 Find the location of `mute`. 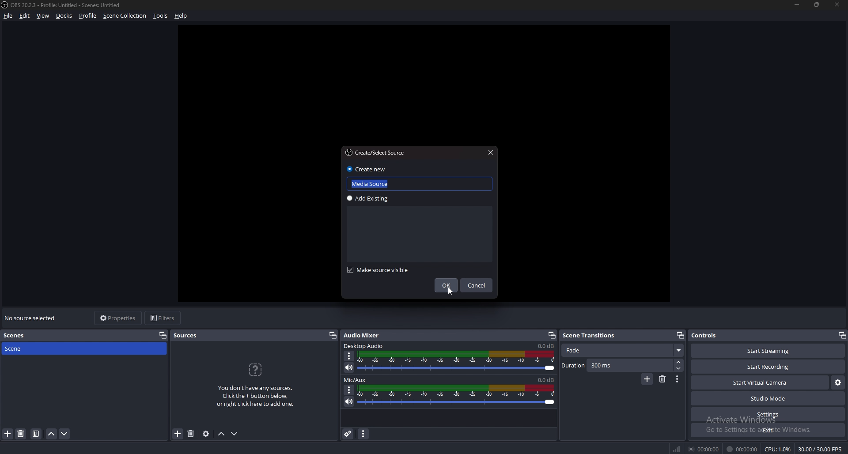

mute is located at coordinates (349, 367).